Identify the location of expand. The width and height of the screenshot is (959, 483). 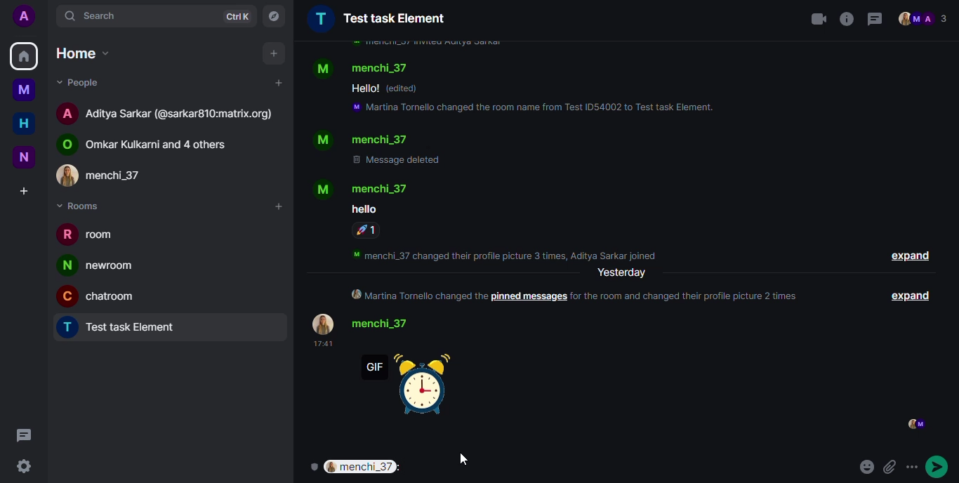
(910, 257).